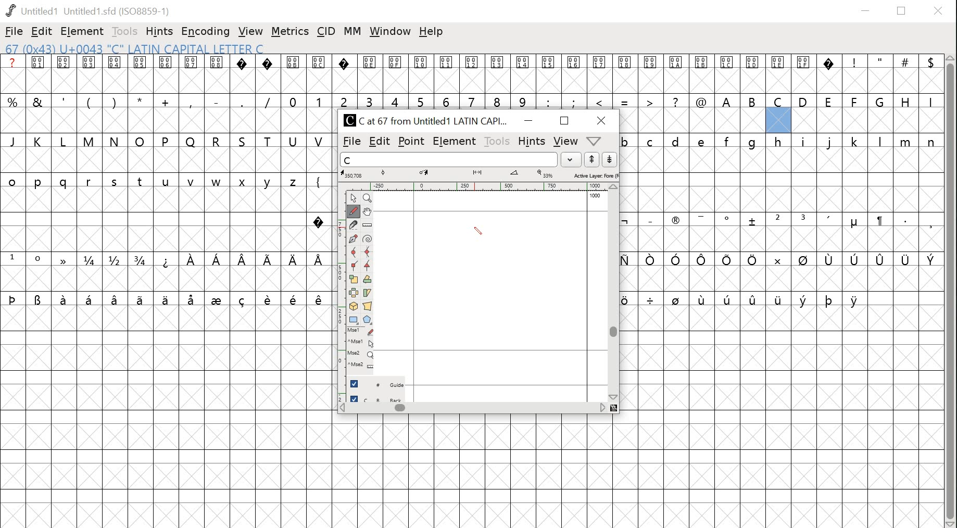 Image resolution: width=957 pixels, height=528 pixels. Describe the element at coordinates (480, 174) in the screenshot. I see `measurement` at that location.